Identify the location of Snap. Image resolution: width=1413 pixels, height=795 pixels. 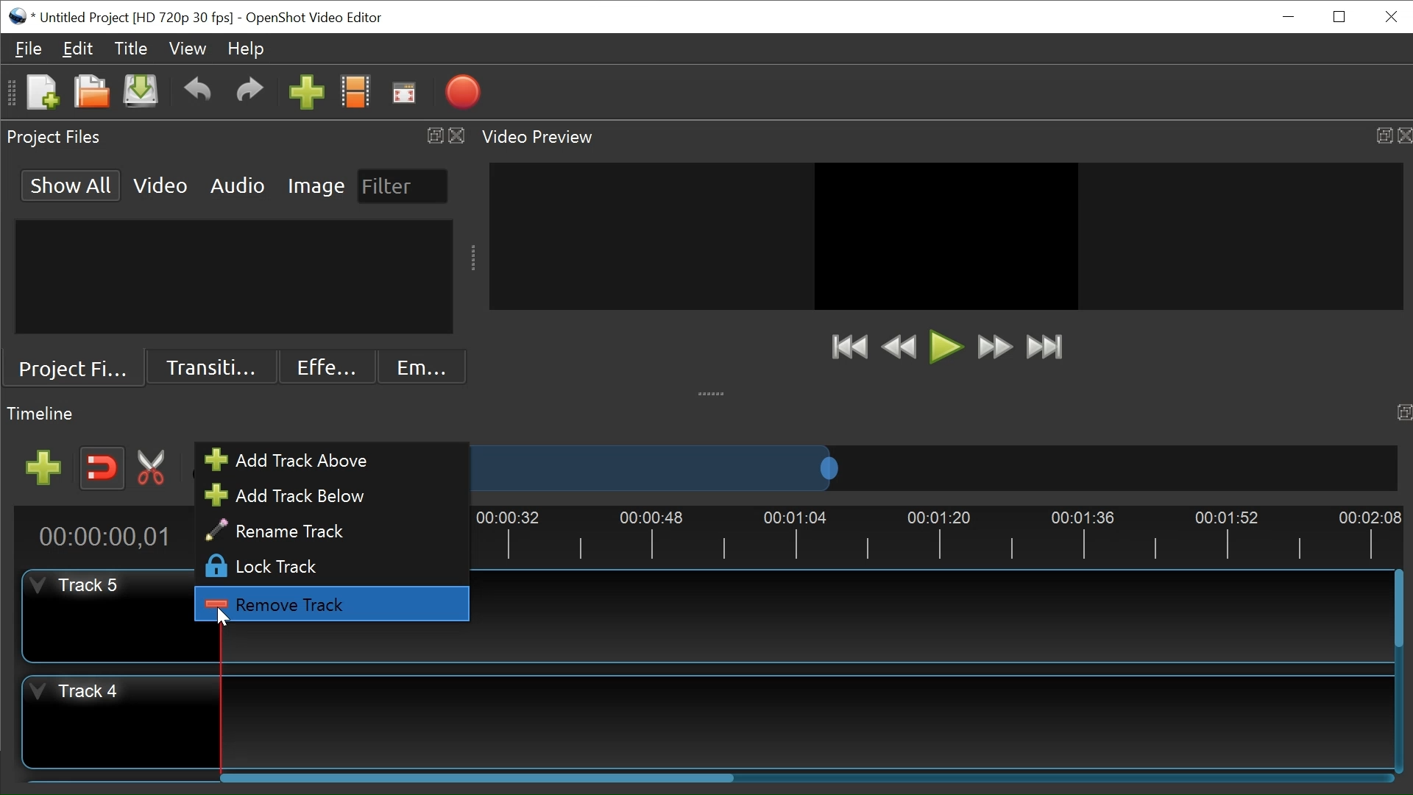
(103, 468).